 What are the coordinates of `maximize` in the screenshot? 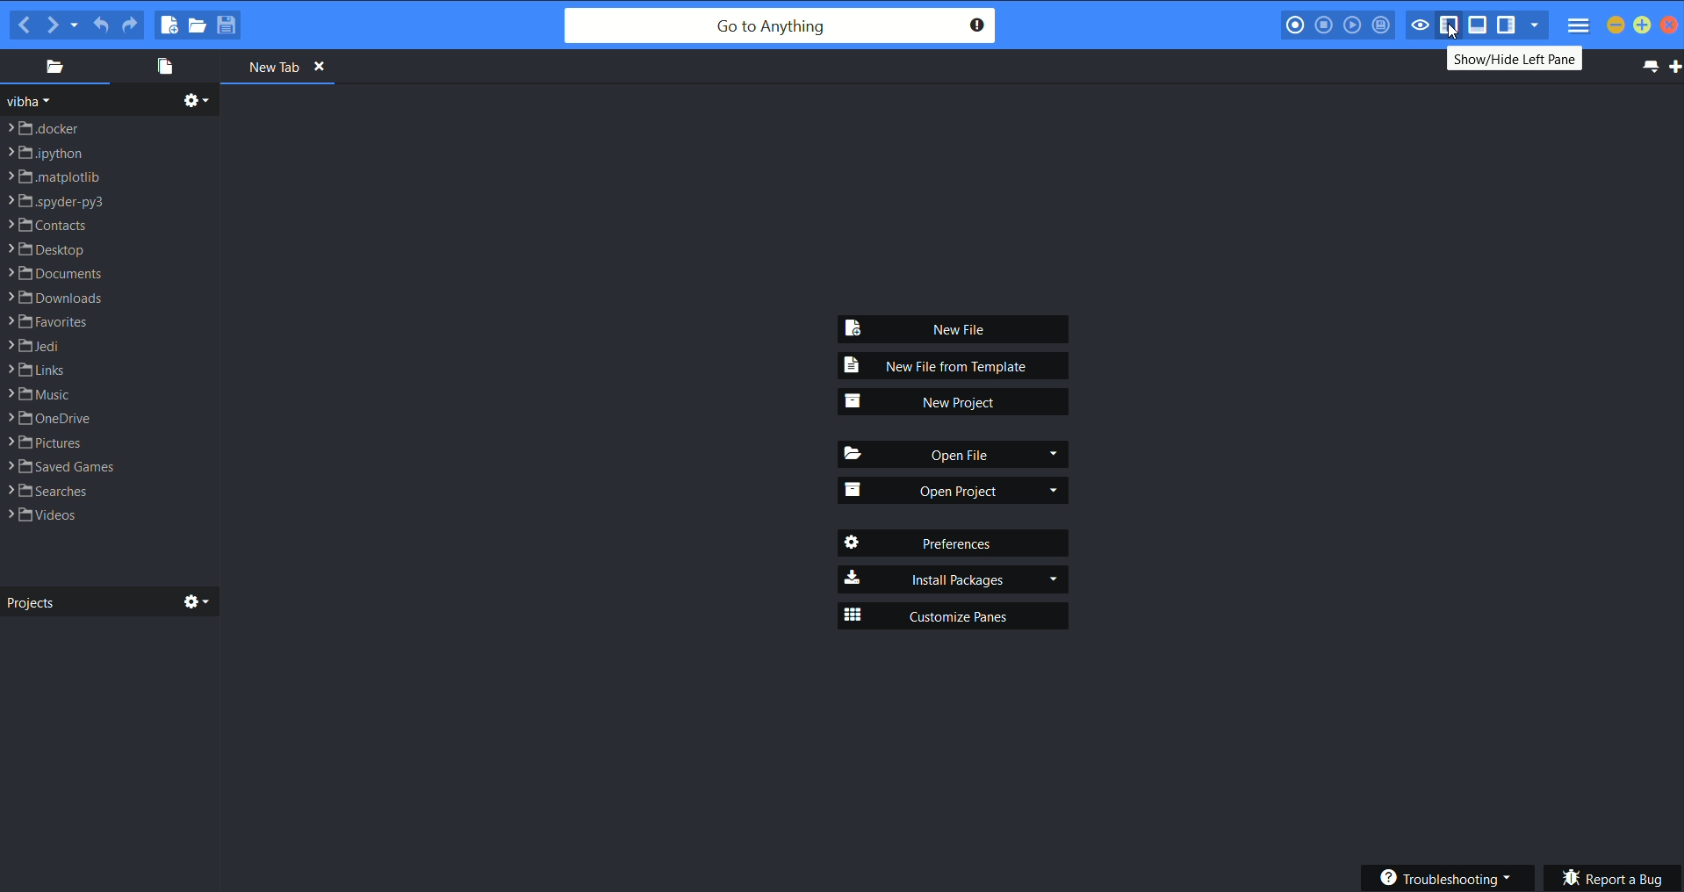 It's located at (1643, 25).